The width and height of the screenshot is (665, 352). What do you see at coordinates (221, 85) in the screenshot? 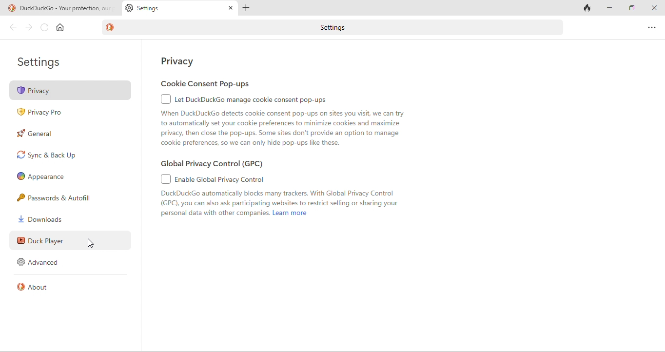
I see `cookie consent pop-ups` at bounding box center [221, 85].